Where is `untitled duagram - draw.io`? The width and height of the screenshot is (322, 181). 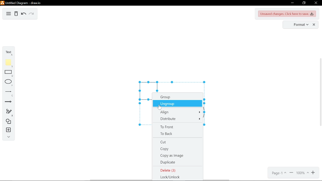 untitled duagram - draw.io is located at coordinates (23, 3).